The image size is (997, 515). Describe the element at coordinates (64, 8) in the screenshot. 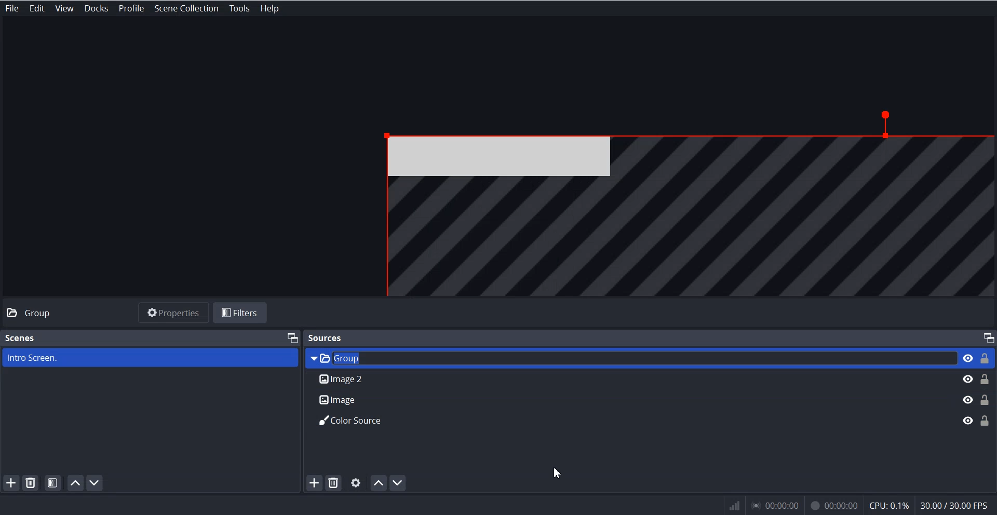

I see `View` at that location.